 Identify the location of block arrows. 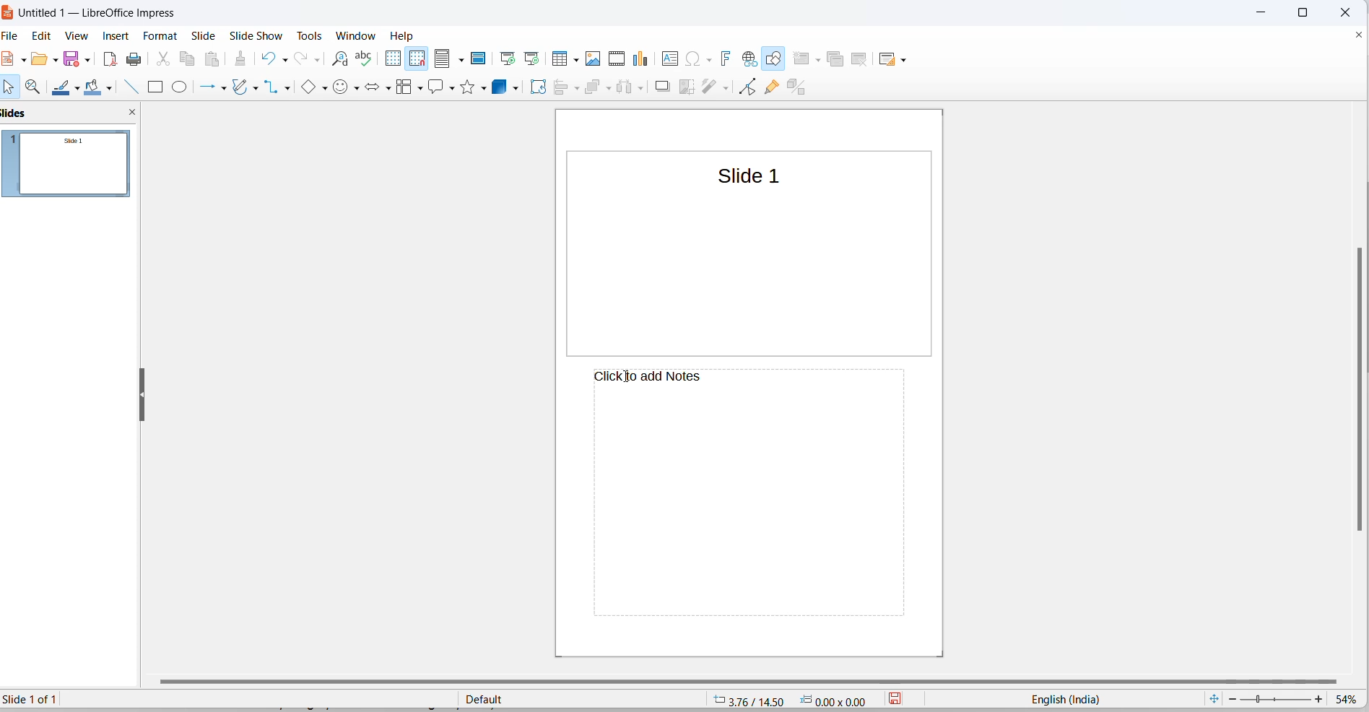
(374, 89).